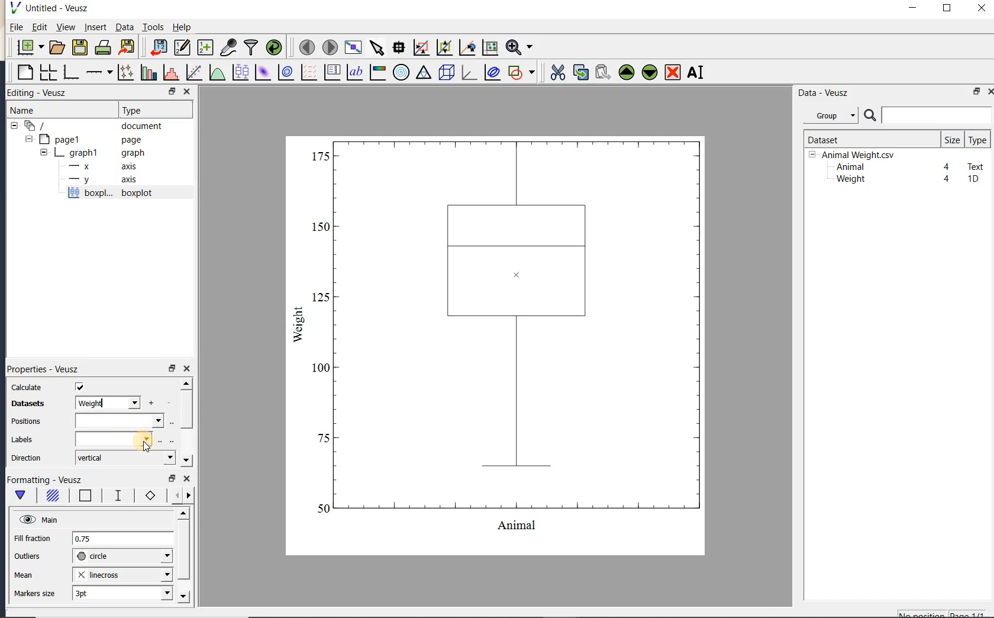 The width and height of the screenshot is (994, 618). I want to click on read data points on the graph, so click(398, 48).